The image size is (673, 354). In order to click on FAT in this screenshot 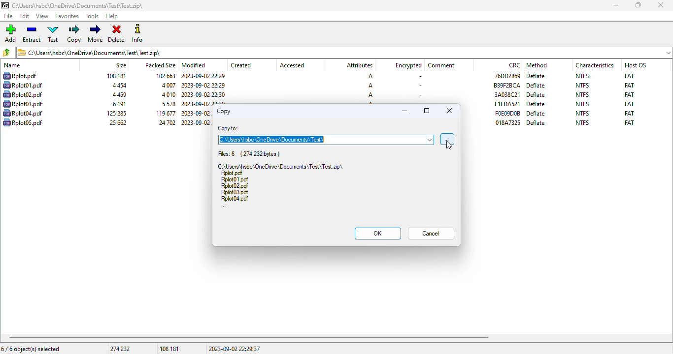, I will do `click(629, 113)`.